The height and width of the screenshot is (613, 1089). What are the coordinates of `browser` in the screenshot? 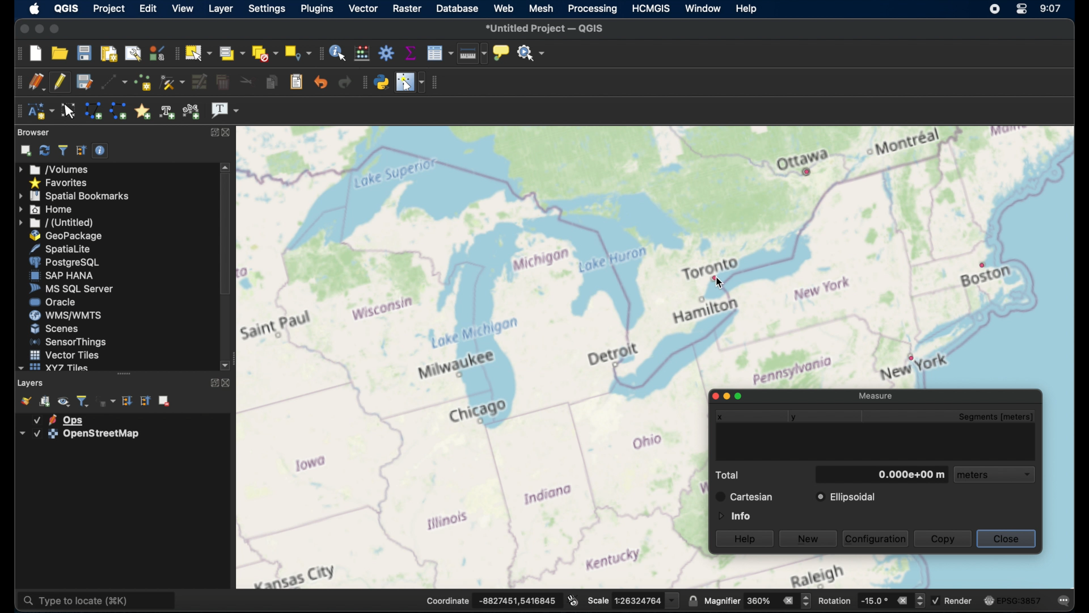 It's located at (35, 132).